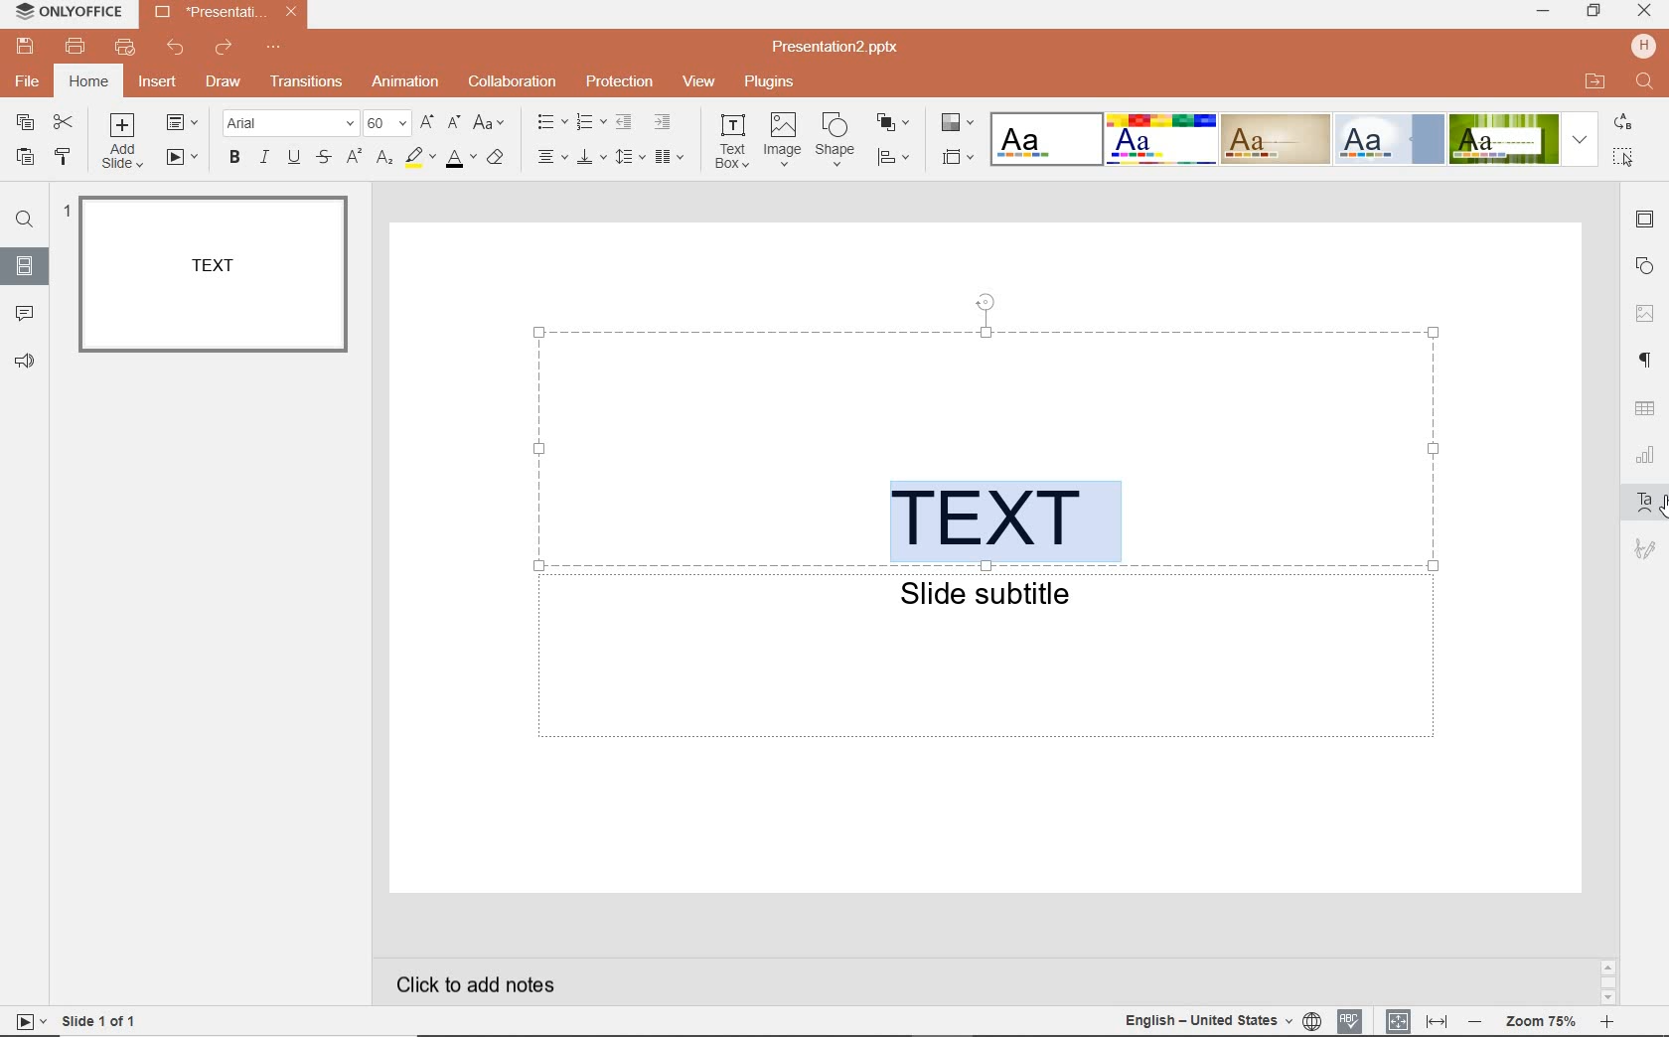 This screenshot has width=1669, height=1037. What do you see at coordinates (209, 11) in the screenshot?
I see `FILE NAME` at bounding box center [209, 11].